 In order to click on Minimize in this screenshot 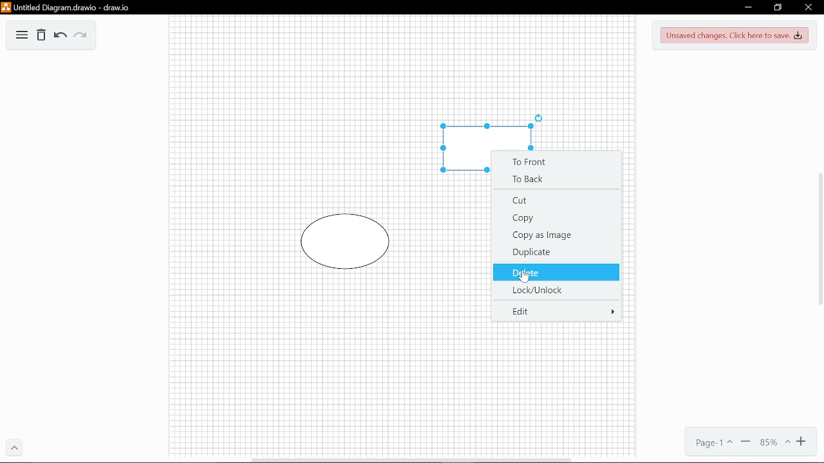, I will do `click(746, 8)`.